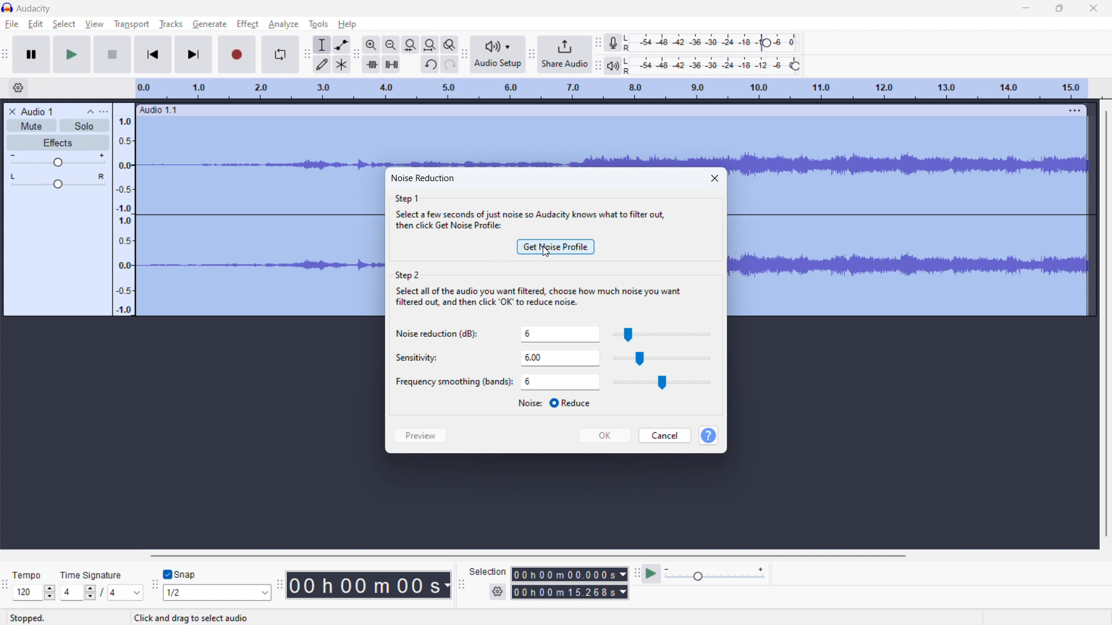  What do you see at coordinates (193, 54) in the screenshot?
I see `skip to end` at bounding box center [193, 54].